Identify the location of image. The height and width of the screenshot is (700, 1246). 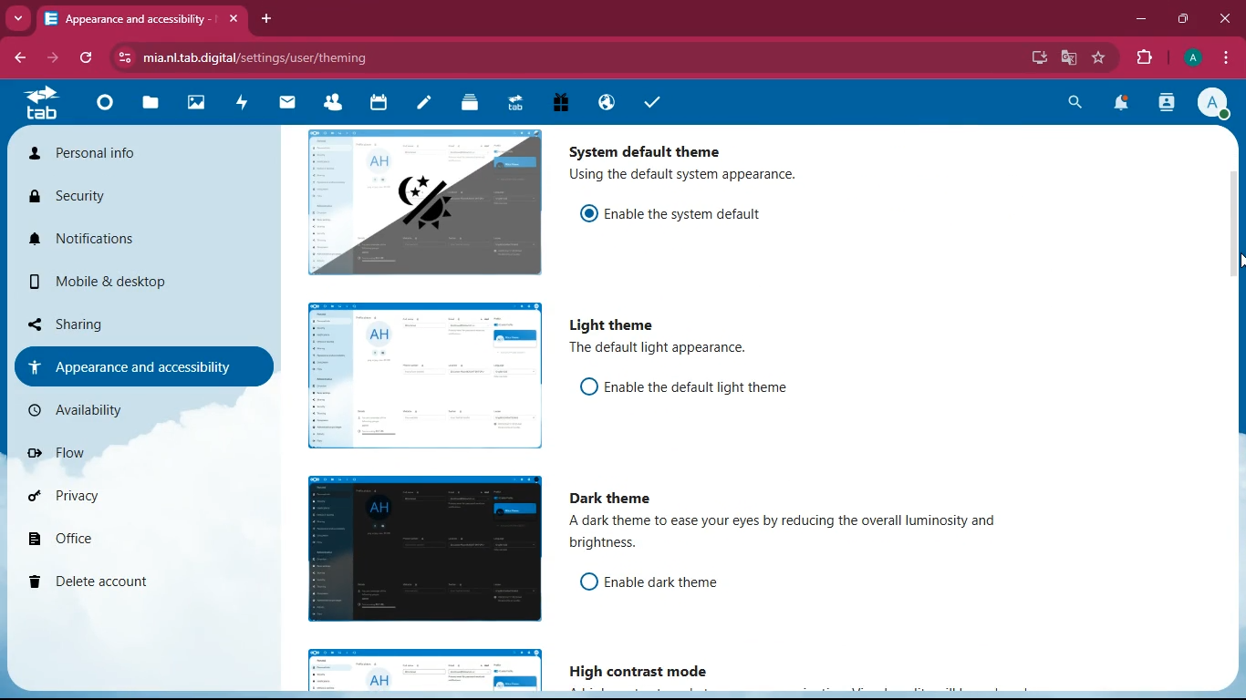
(427, 671).